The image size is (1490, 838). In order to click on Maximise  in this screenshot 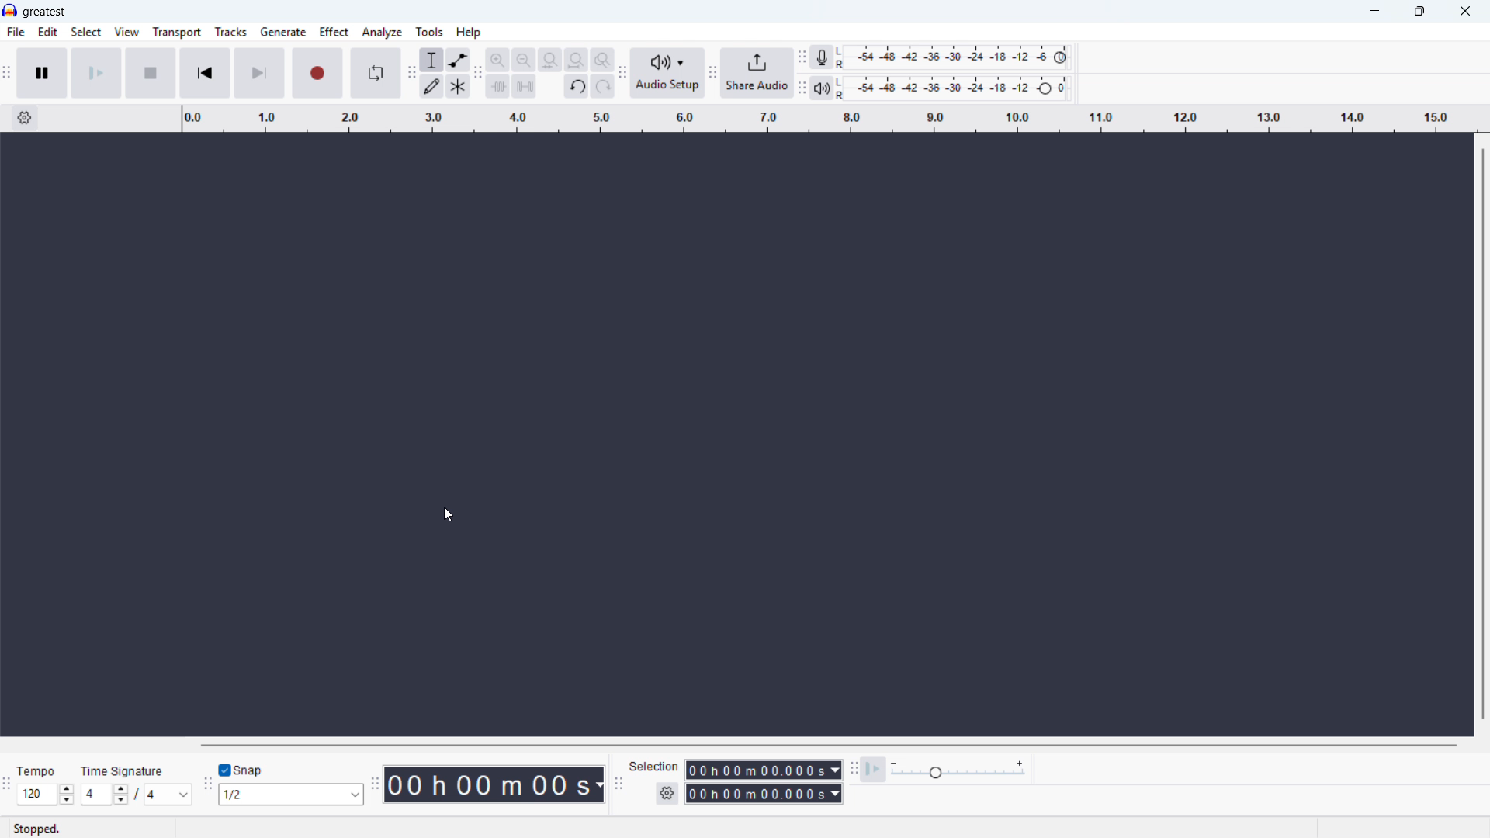, I will do `click(1419, 12)`.